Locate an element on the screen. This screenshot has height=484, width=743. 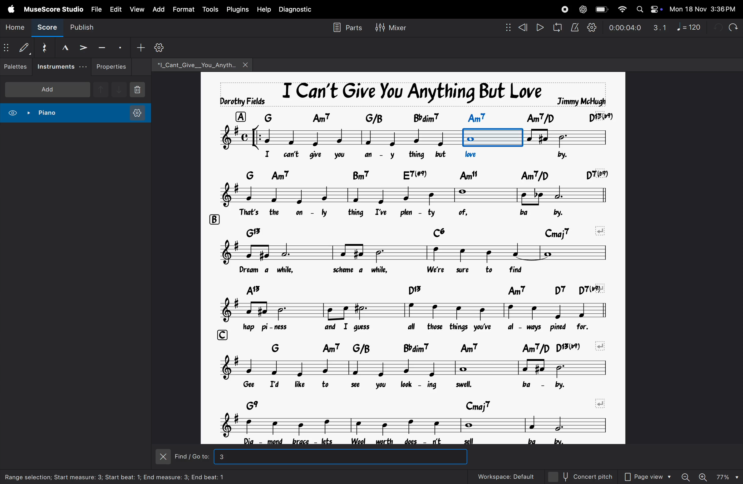
file is located at coordinates (94, 8).